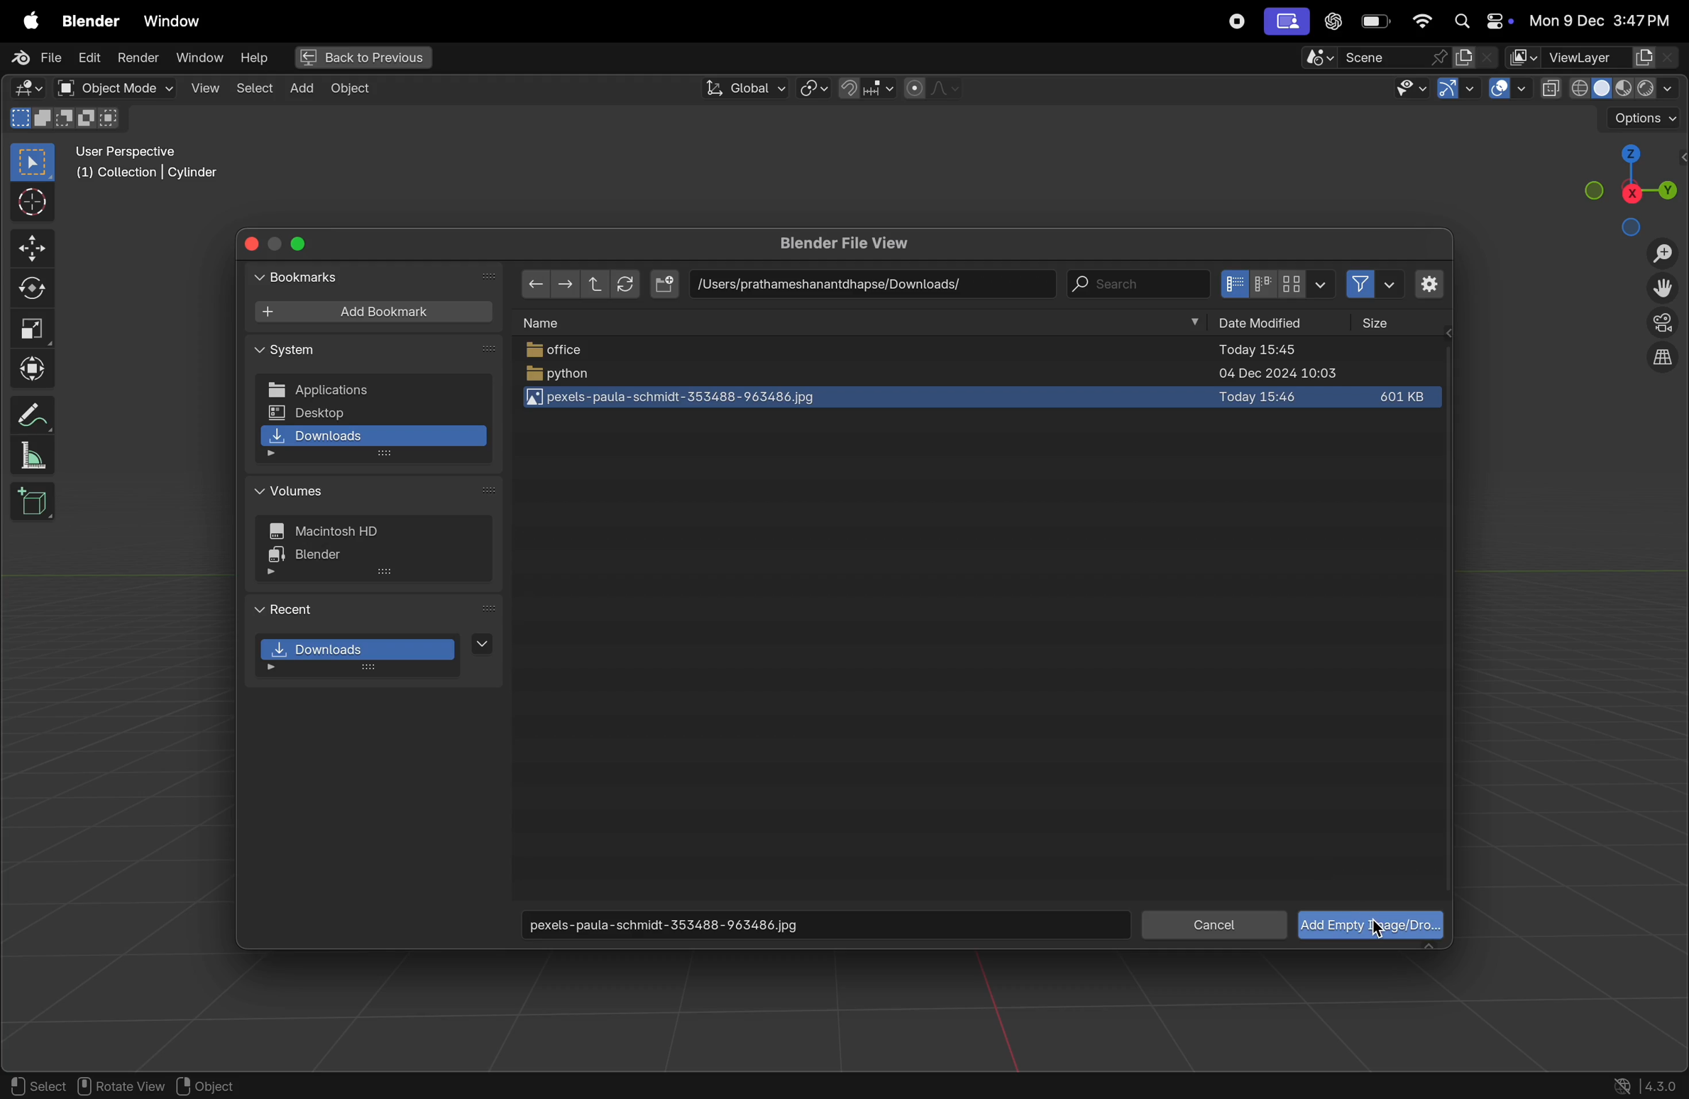  Describe the element at coordinates (33, 502) in the screenshot. I see `3d cube` at that location.